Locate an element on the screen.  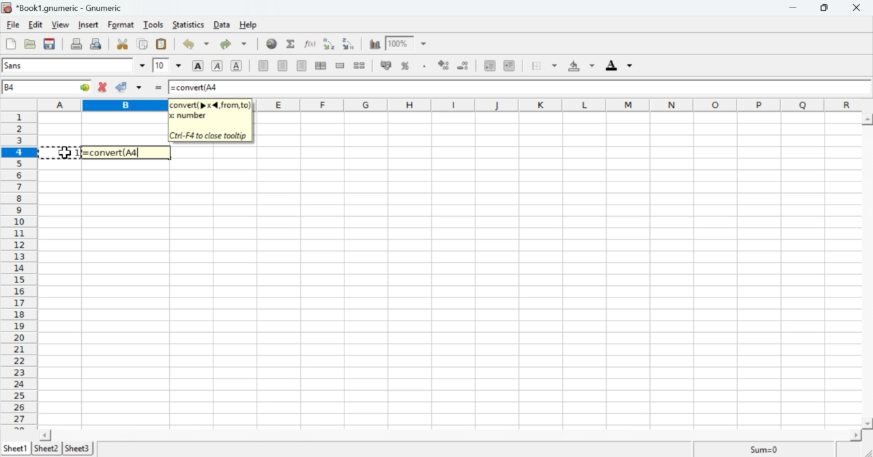
Merge a range of cells is located at coordinates (340, 65).